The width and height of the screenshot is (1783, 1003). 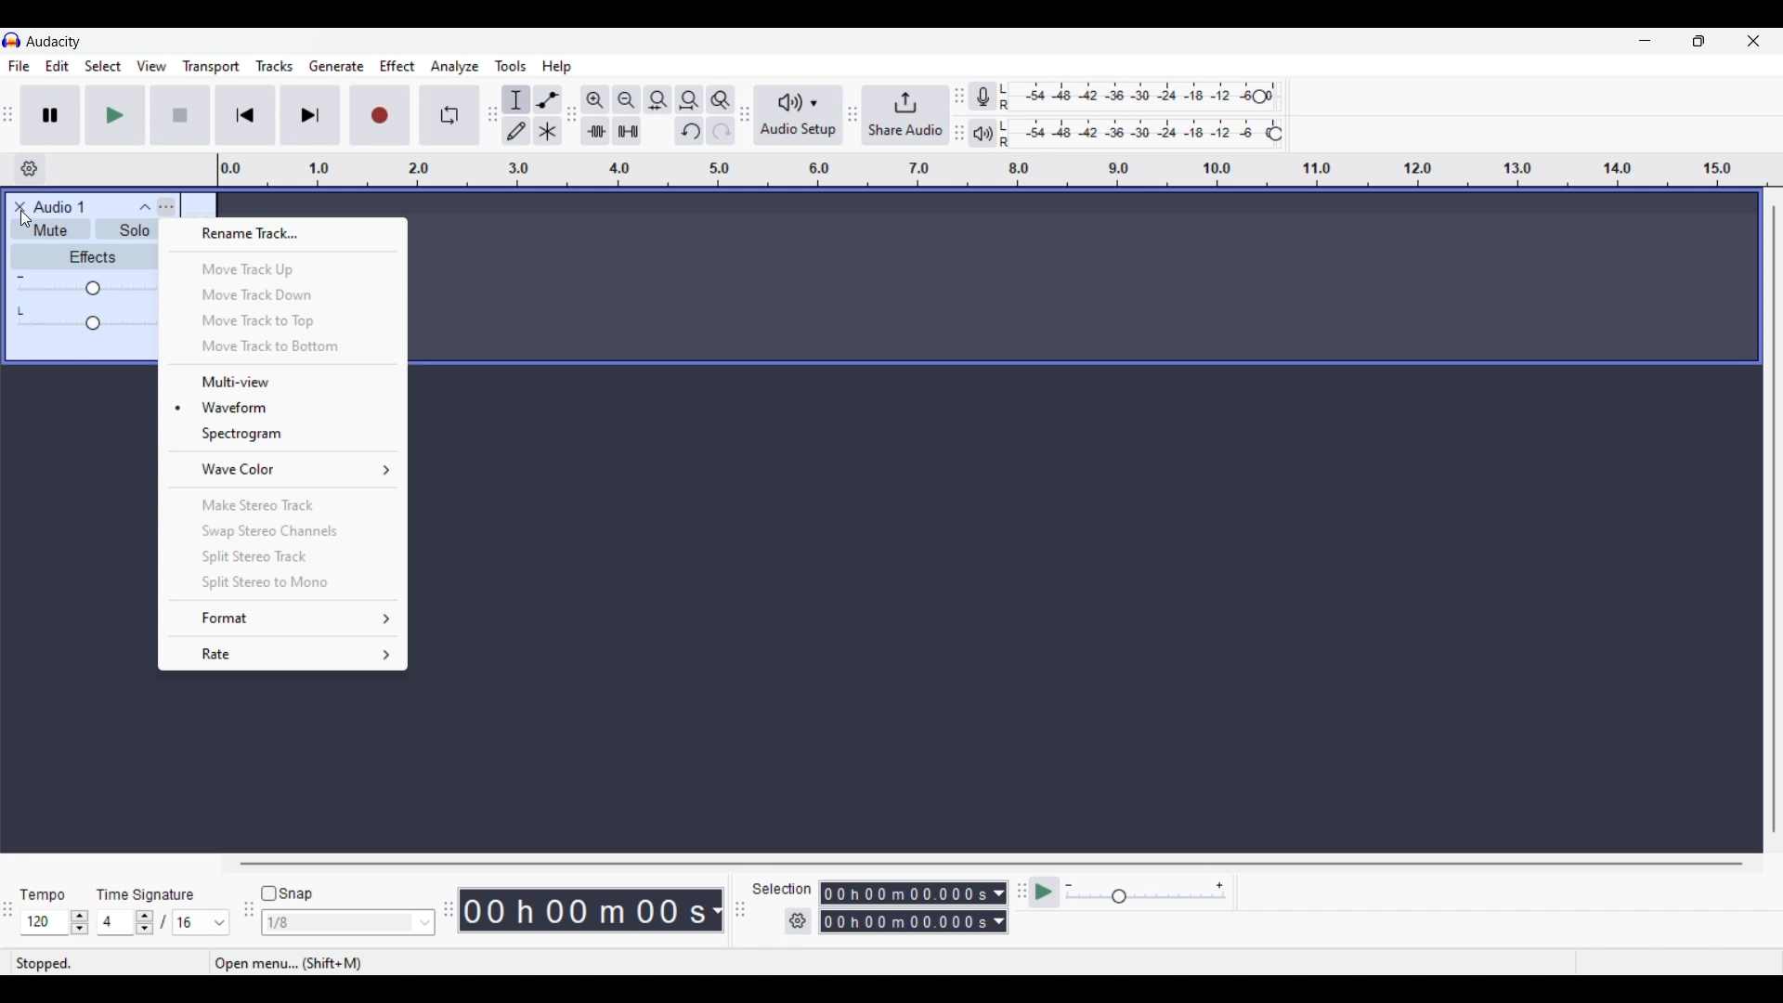 I want to click on Effects, so click(x=92, y=256).